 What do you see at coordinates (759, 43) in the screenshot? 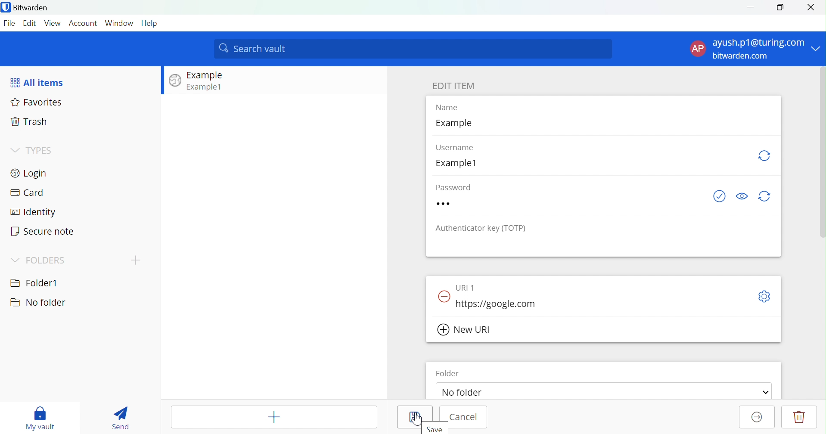
I see `ayush.p1@turing.com` at bounding box center [759, 43].